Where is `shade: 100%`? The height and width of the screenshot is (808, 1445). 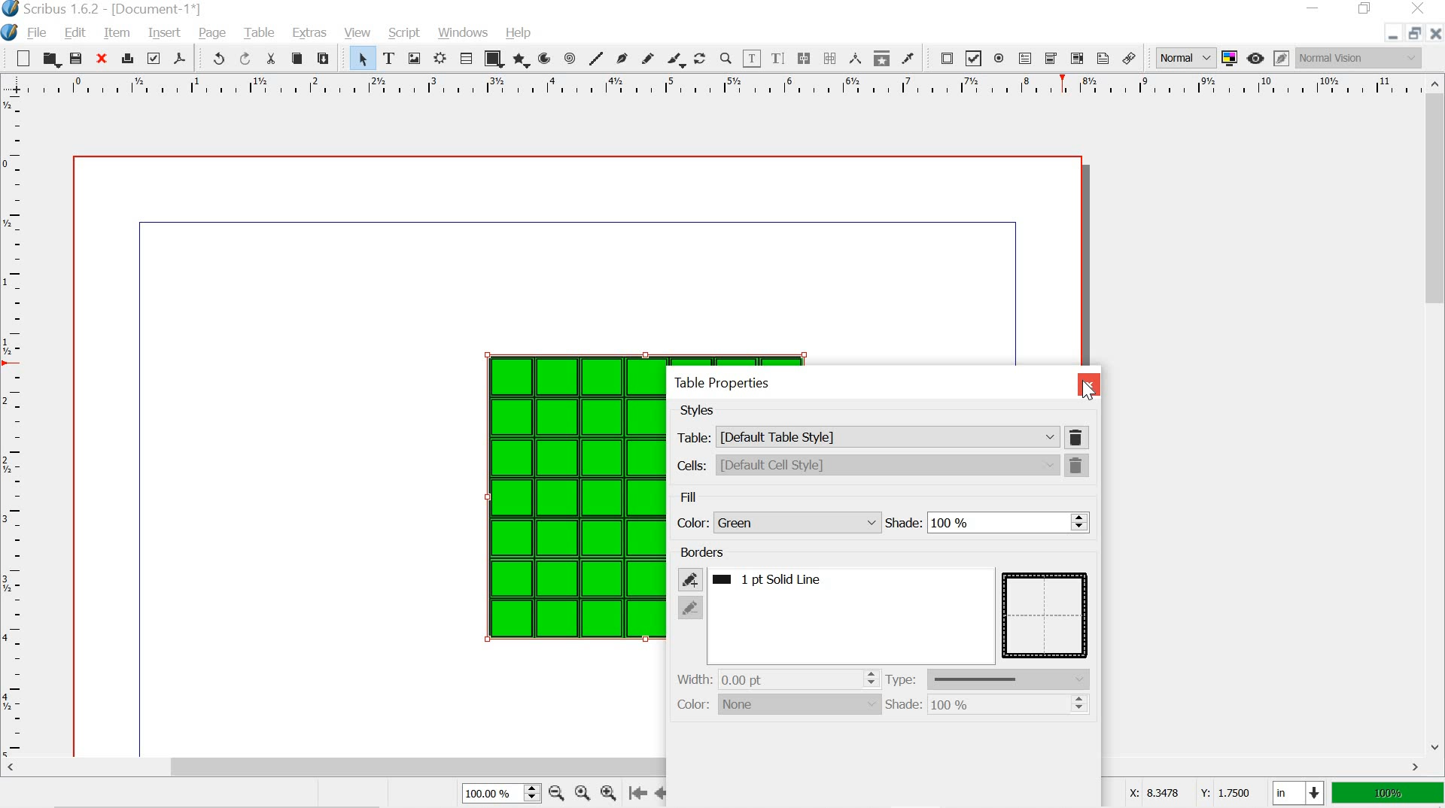
shade: 100% is located at coordinates (932, 706).